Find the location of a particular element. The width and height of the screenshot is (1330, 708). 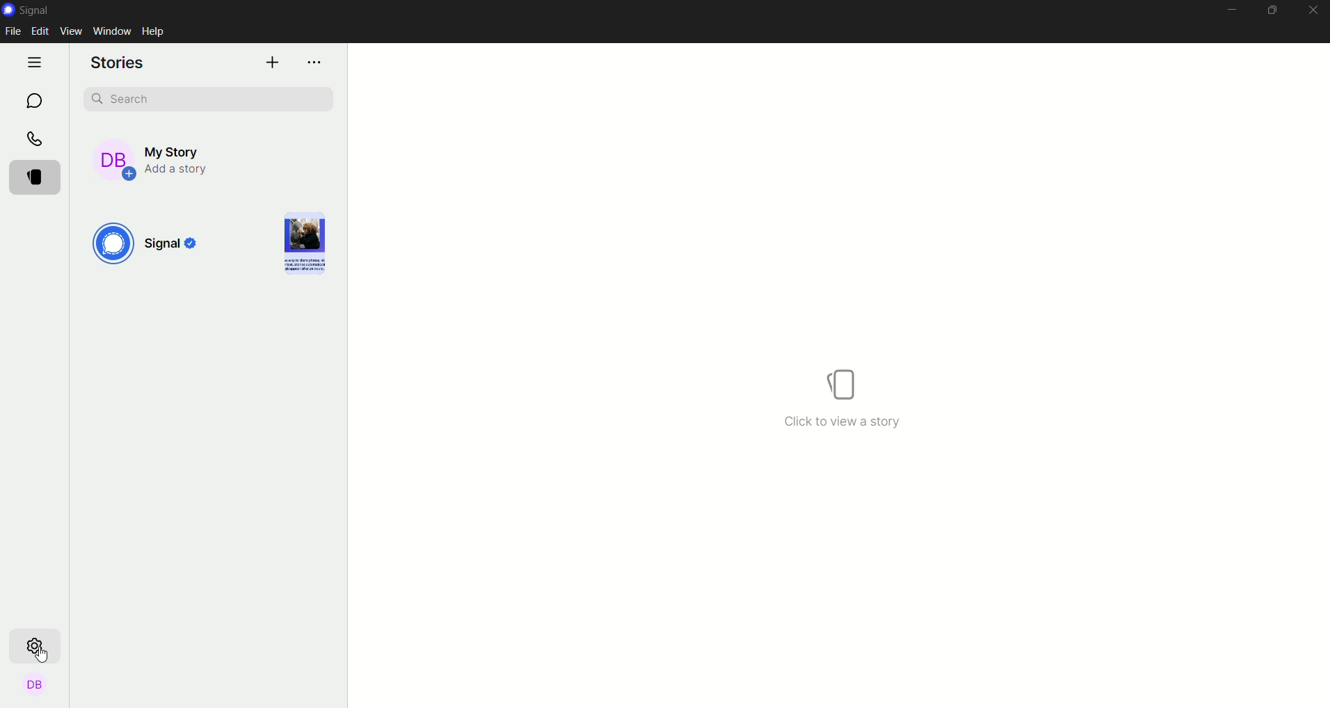

image is located at coordinates (301, 243).